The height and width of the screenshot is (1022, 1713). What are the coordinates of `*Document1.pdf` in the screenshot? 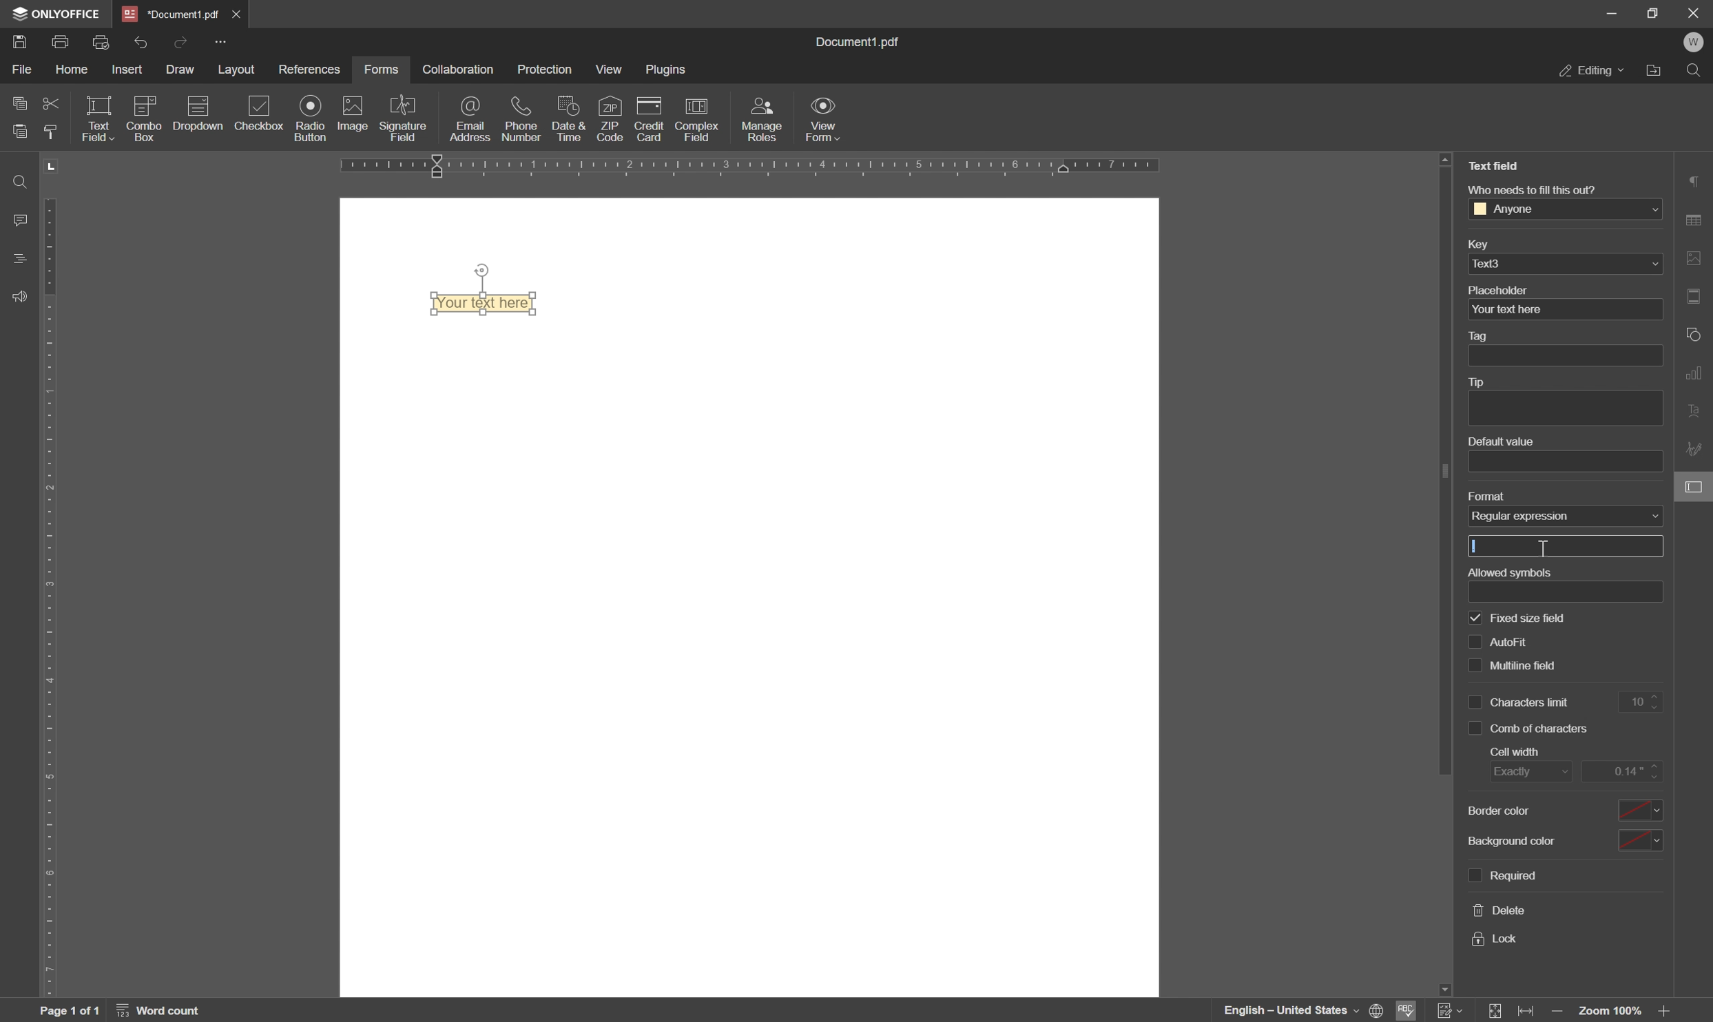 It's located at (172, 13).